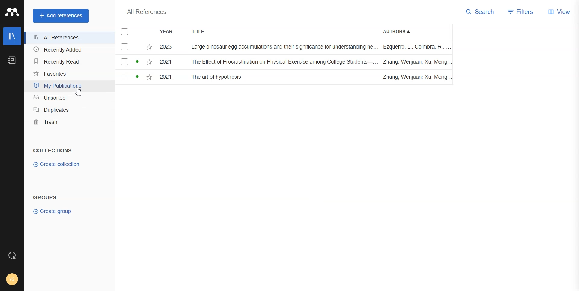 Image resolution: width=579 pixels, height=291 pixels. What do you see at coordinates (560, 11) in the screenshot?
I see `View` at bounding box center [560, 11].